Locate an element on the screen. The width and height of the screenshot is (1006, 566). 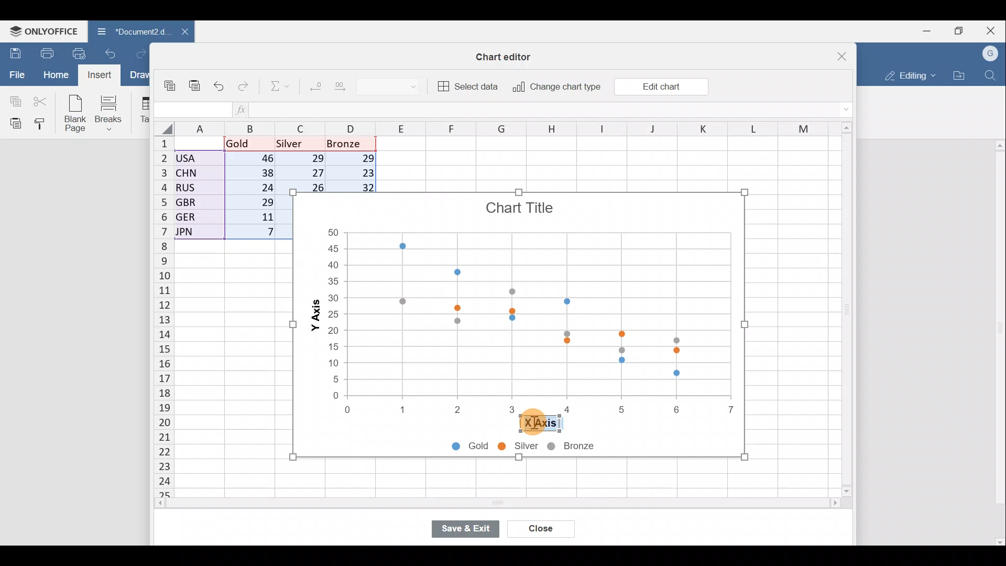
Paste is located at coordinates (194, 81).